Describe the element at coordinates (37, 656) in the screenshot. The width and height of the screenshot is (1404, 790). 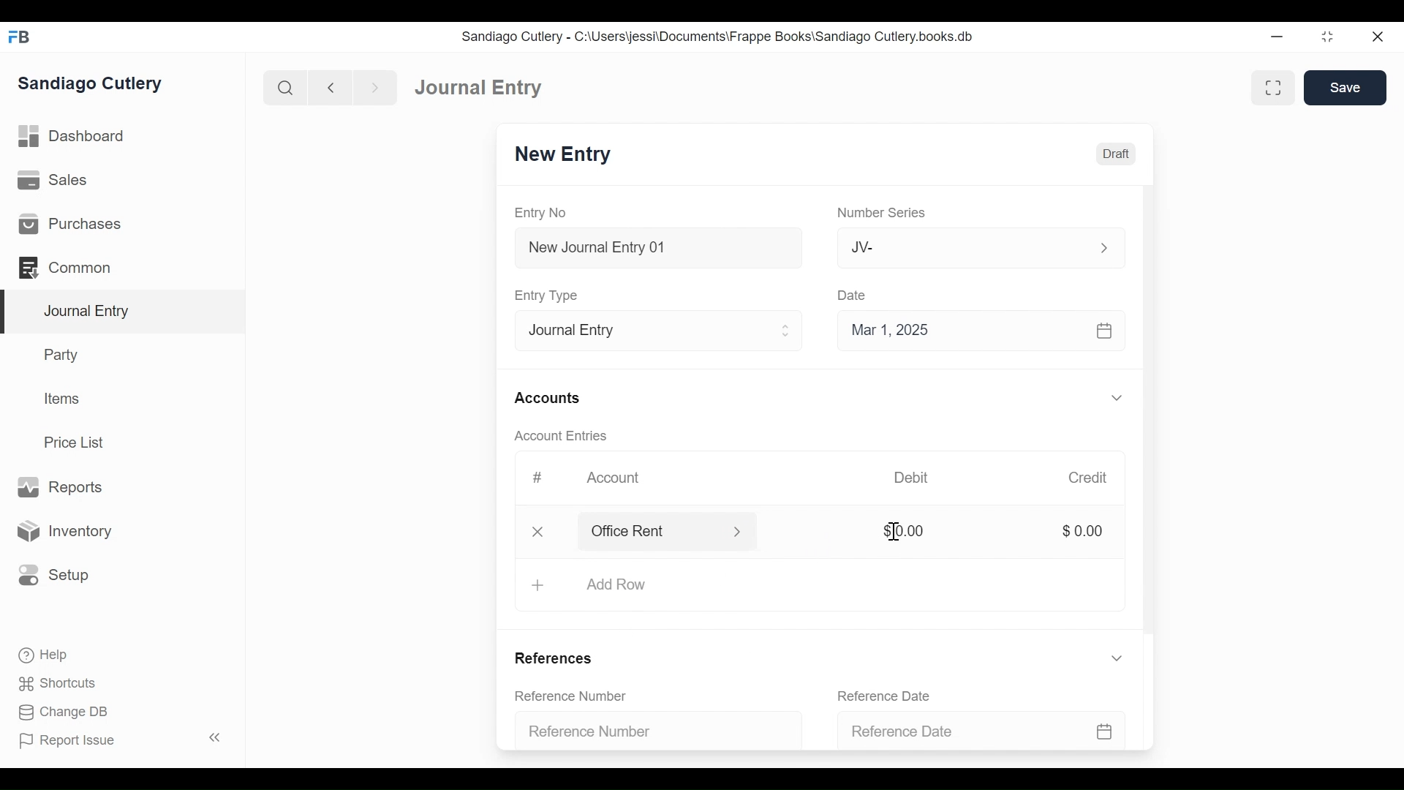
I see `Help` at that location.